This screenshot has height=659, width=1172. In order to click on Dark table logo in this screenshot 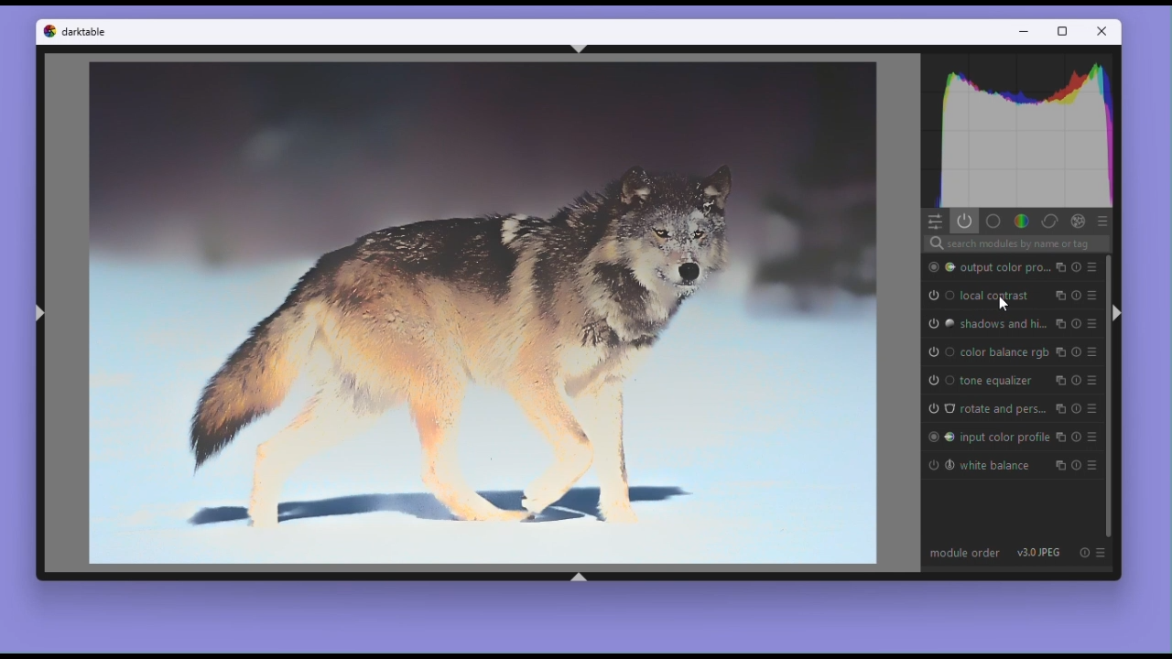, I will do `click(47, 35)`.